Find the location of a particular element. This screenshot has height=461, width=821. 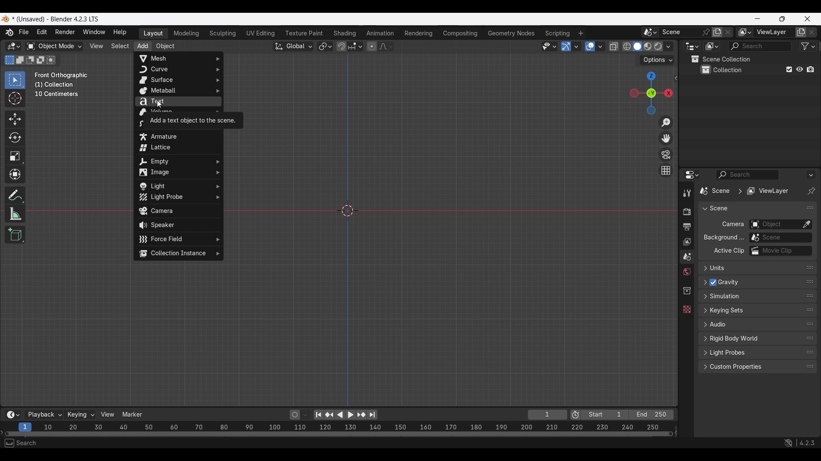

Click to expand is located at coordinates (751, 267).